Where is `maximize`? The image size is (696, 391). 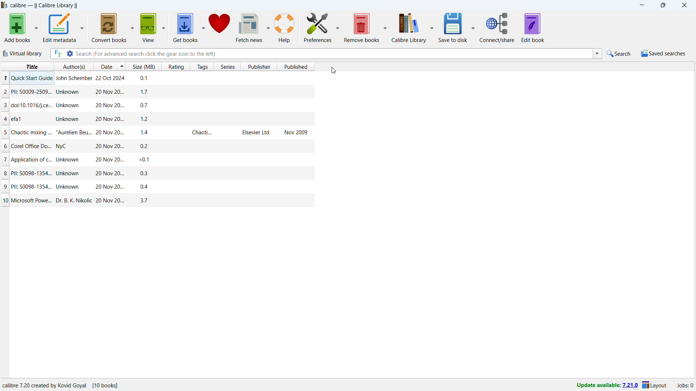 maximize is located at coordinates (663, 5).